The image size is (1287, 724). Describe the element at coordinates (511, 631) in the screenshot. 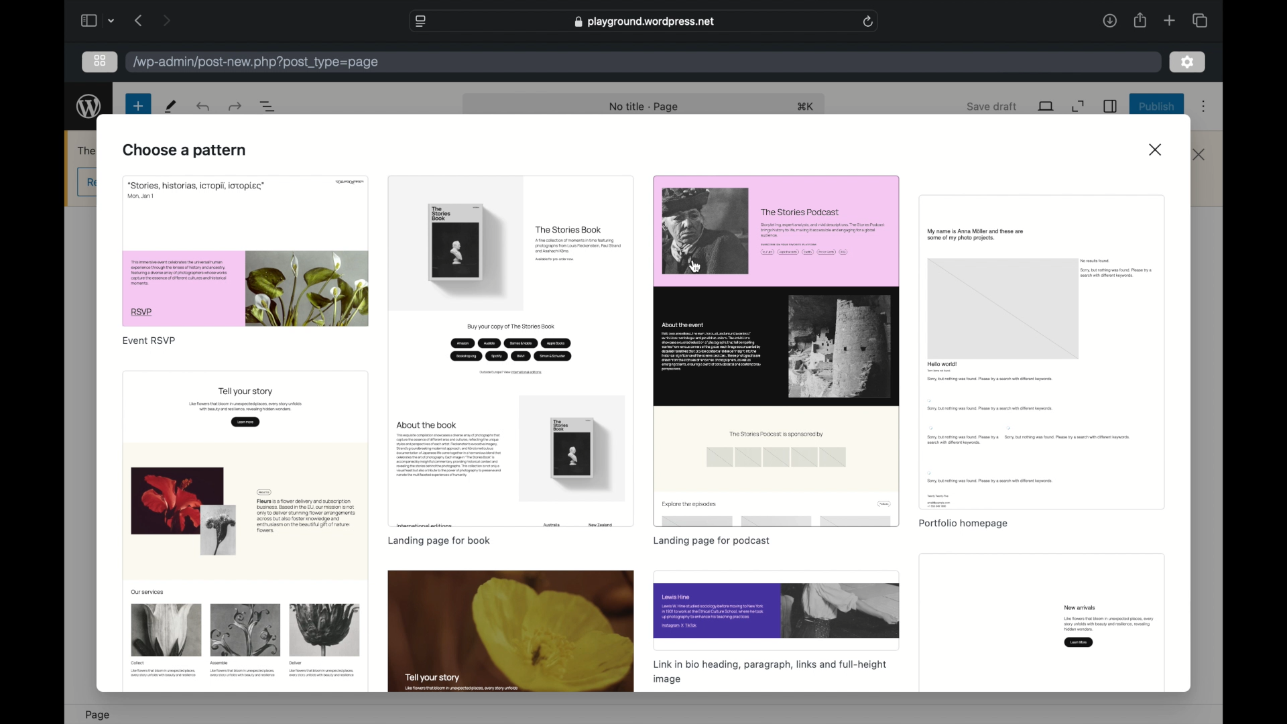

I see `preview` at that location.